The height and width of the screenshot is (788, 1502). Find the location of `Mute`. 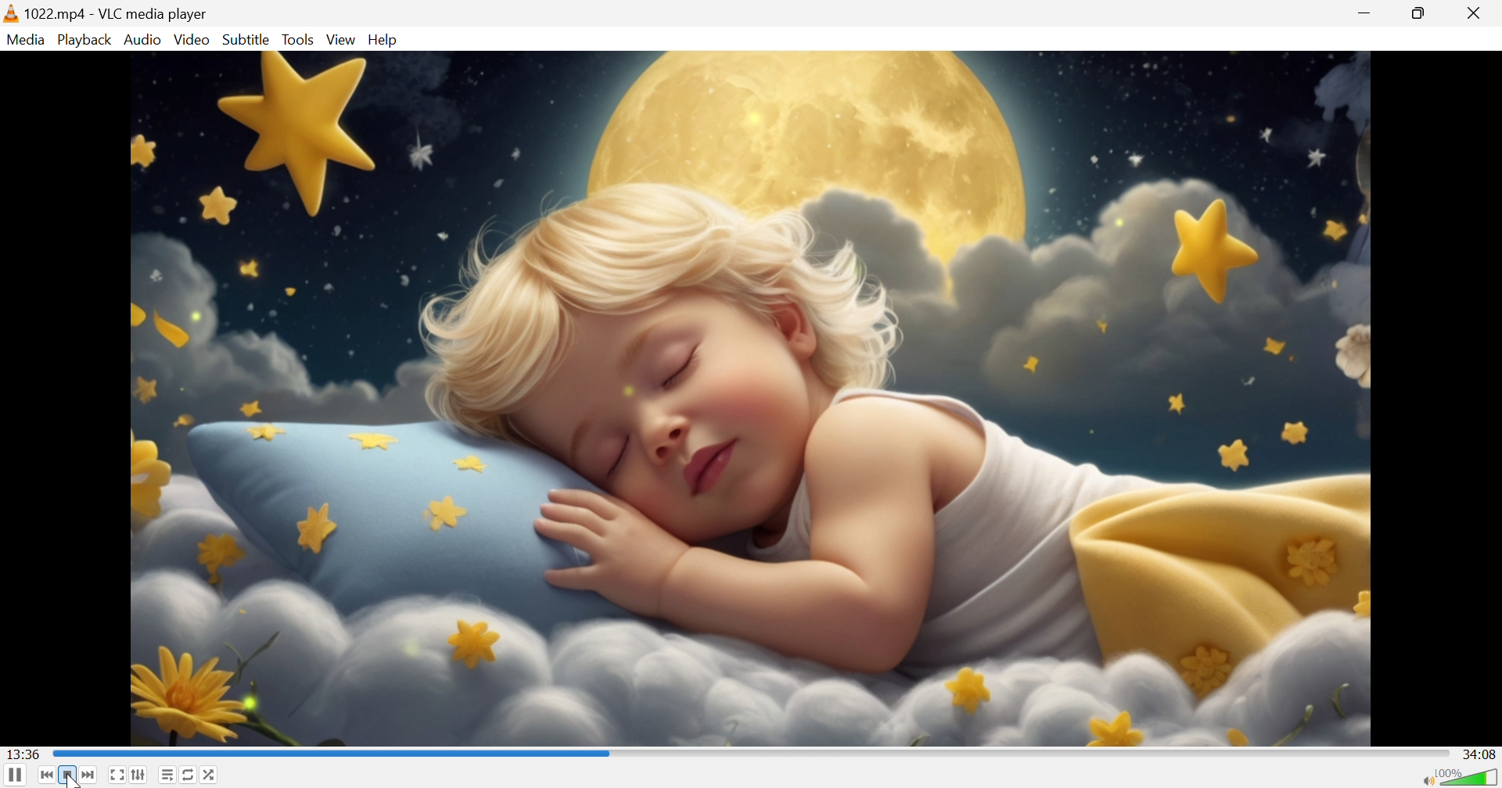

Mute is located at coordinates (1423, 780).